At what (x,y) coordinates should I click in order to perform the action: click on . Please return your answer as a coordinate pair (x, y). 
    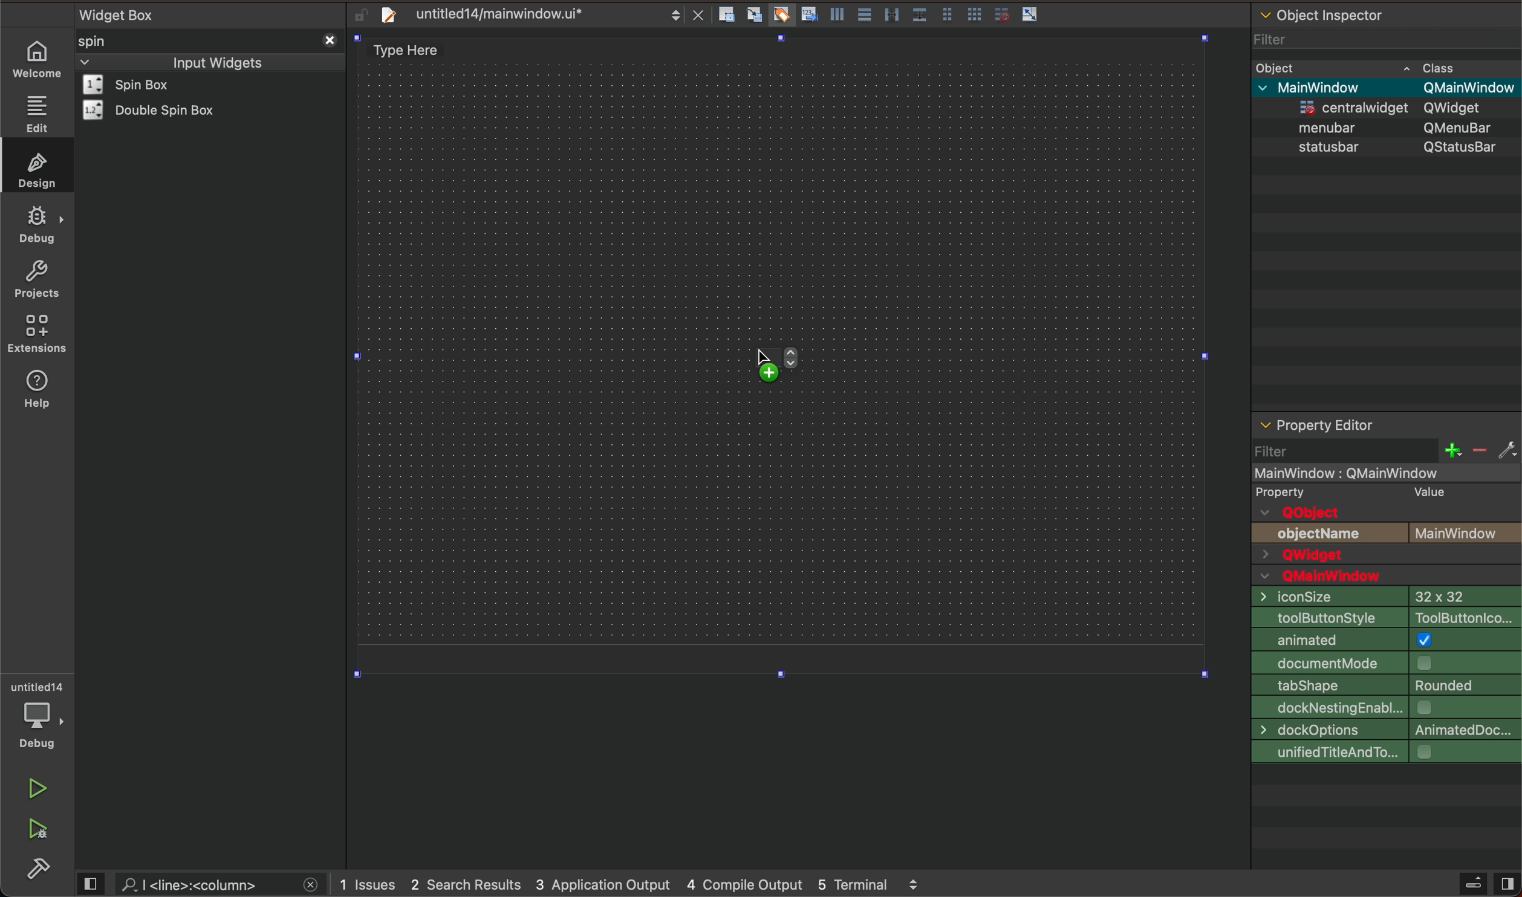
    Looking at the image, I should click on (1331, 86).